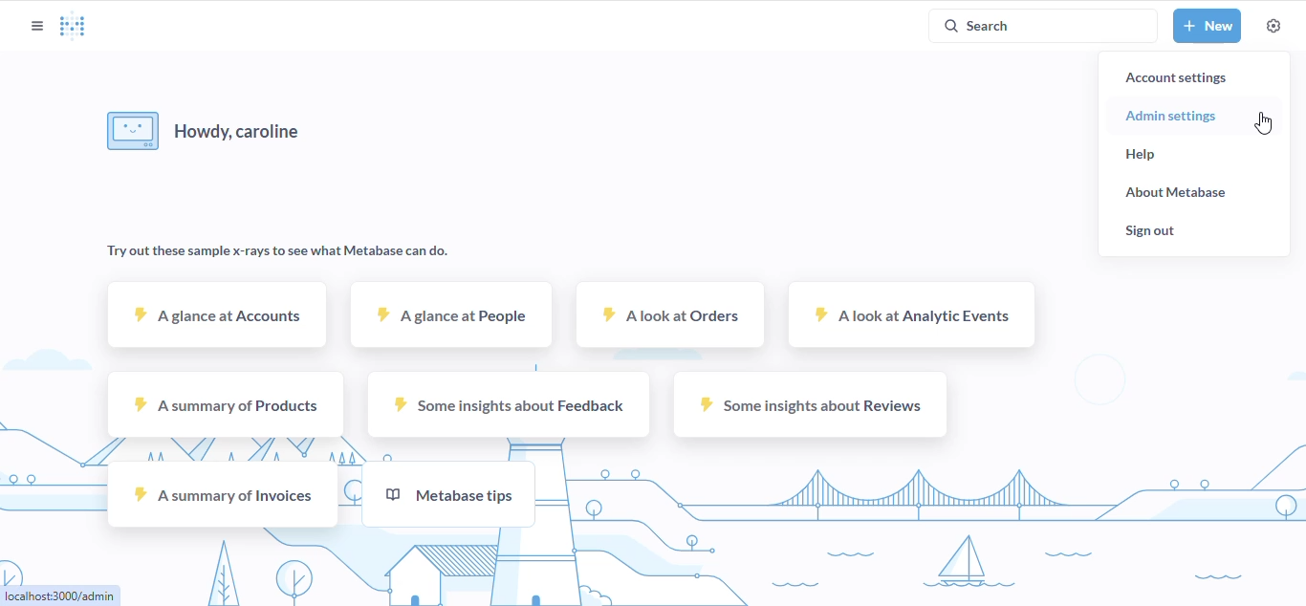 The height and width of the screenshot is (606, 1306). Describe the element at coordinates (447, 495) in the screenshot. I see `metabase tips` at that location.